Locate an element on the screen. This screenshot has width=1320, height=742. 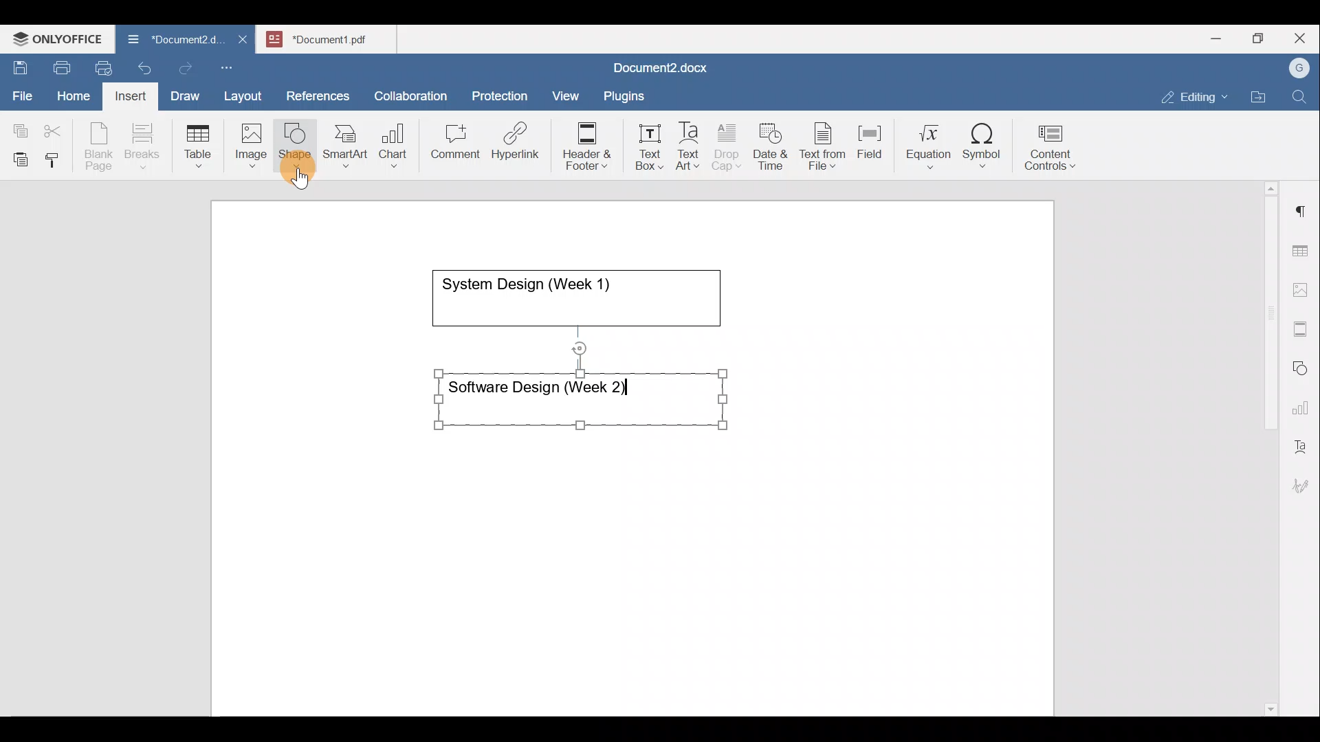
Collaboration is located at coordinates (408, 89).